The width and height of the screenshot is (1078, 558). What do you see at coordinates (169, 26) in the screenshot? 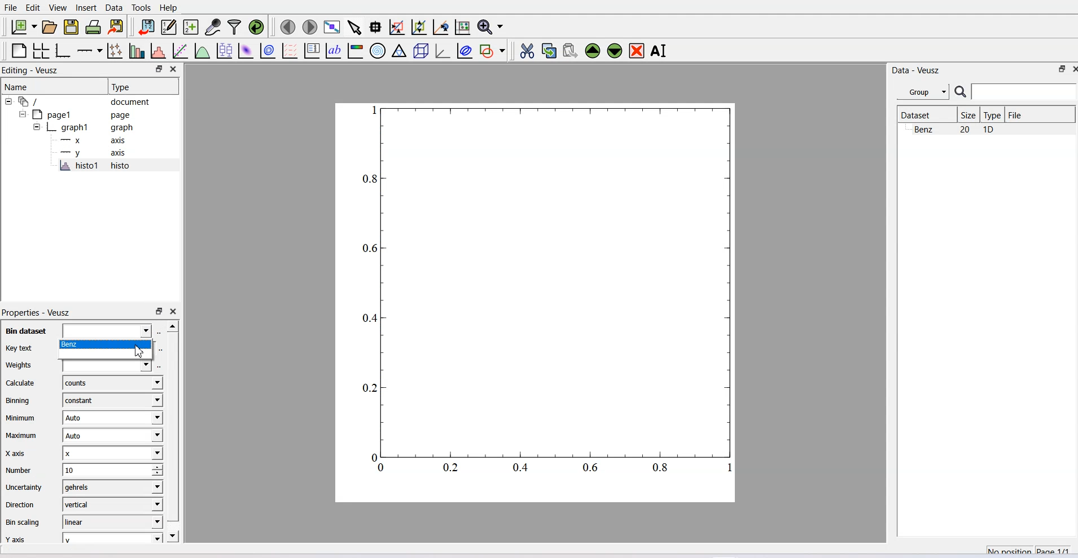
I see `Editor` at bounding box center [169, 26].